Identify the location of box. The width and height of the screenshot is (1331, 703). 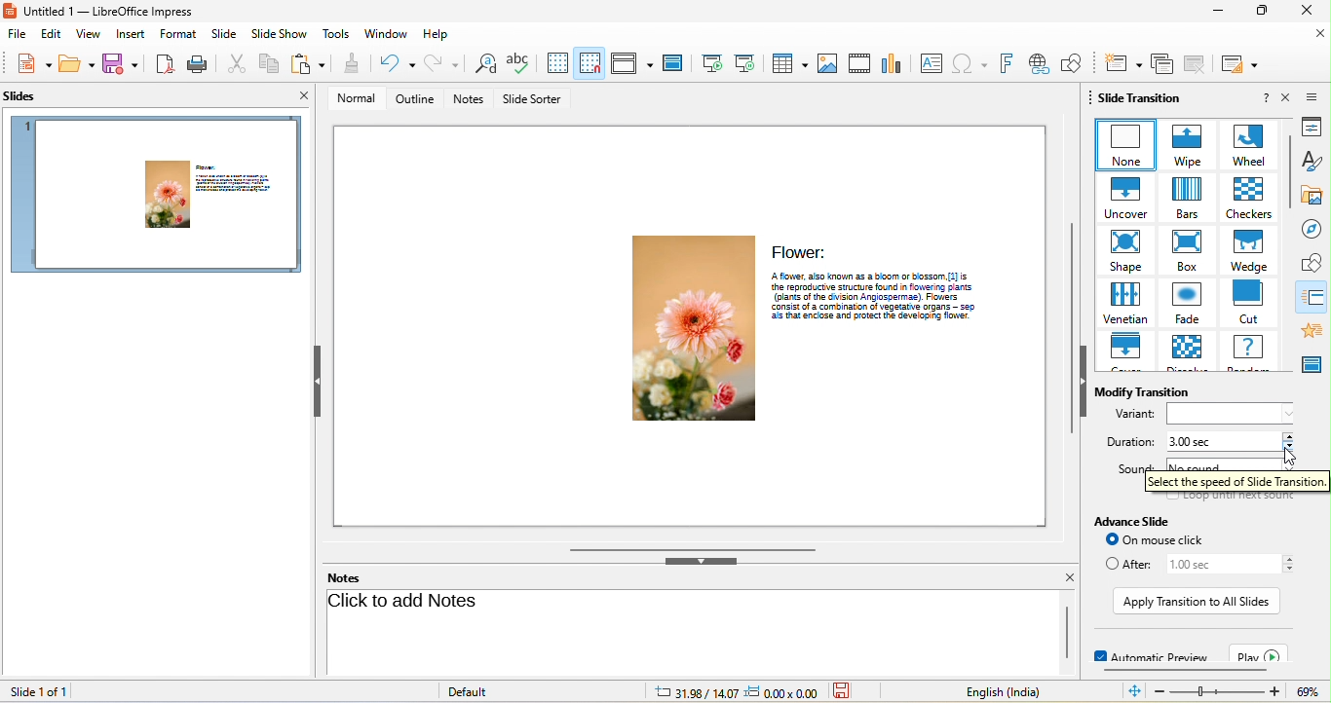
(1187, 252).